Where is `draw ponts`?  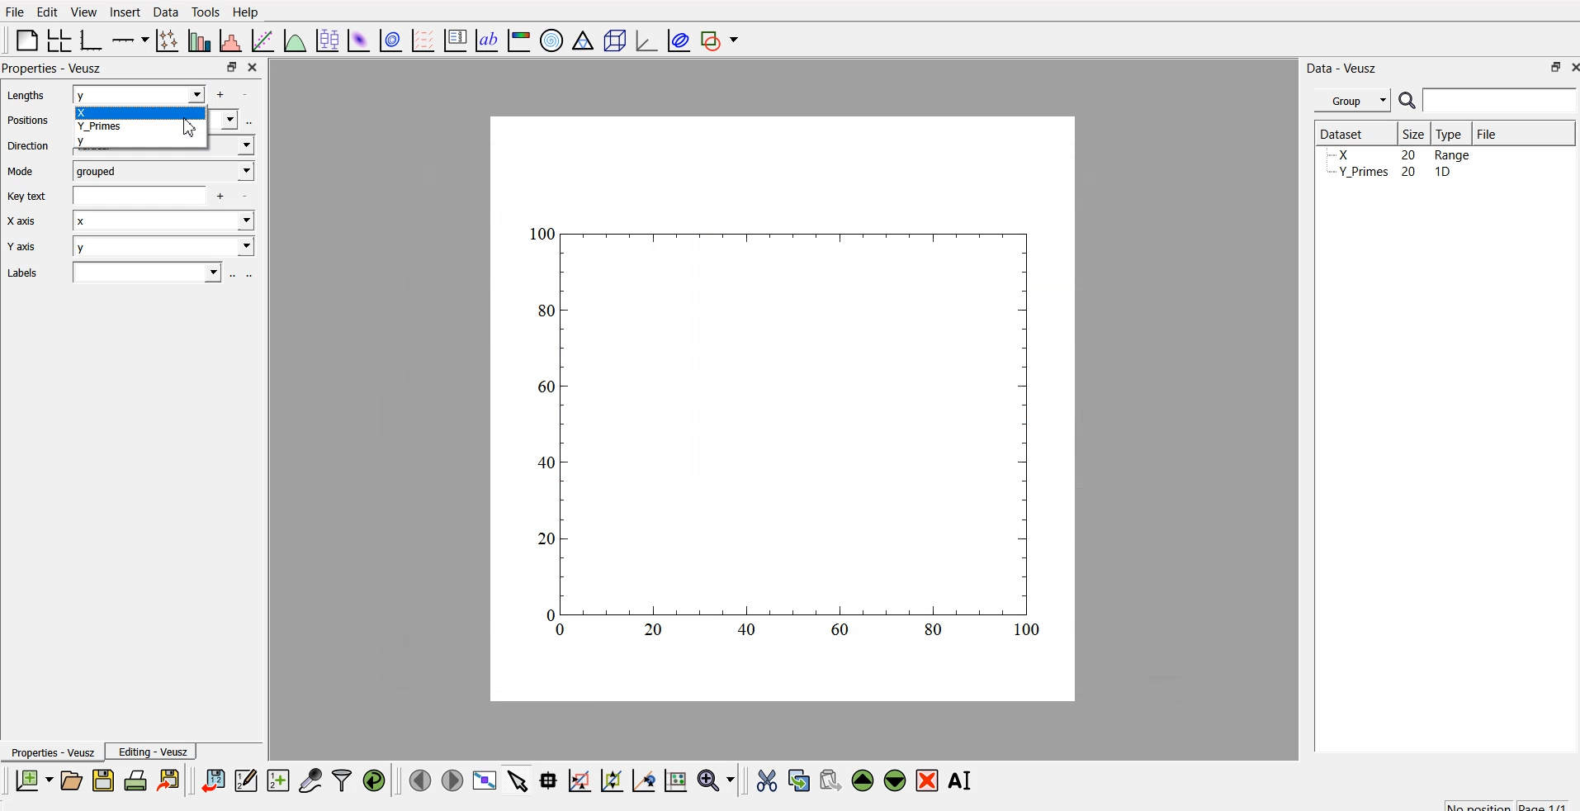 draw ponts is located at coordinates (611, 780).